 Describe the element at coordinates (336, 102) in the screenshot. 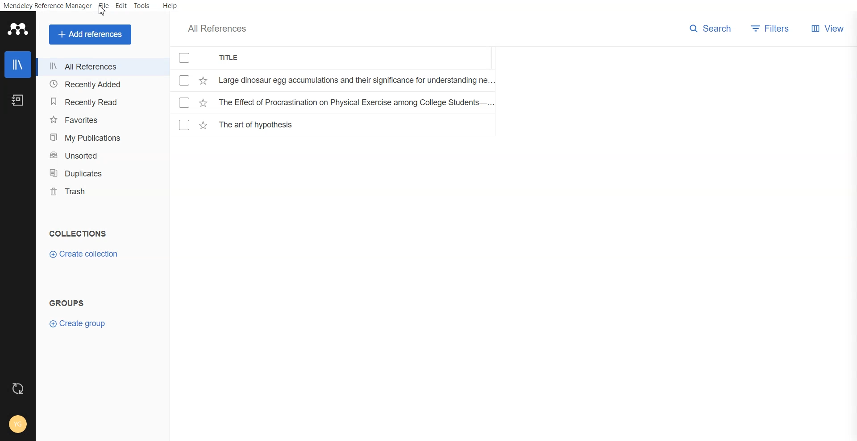

I see `File` at that location.